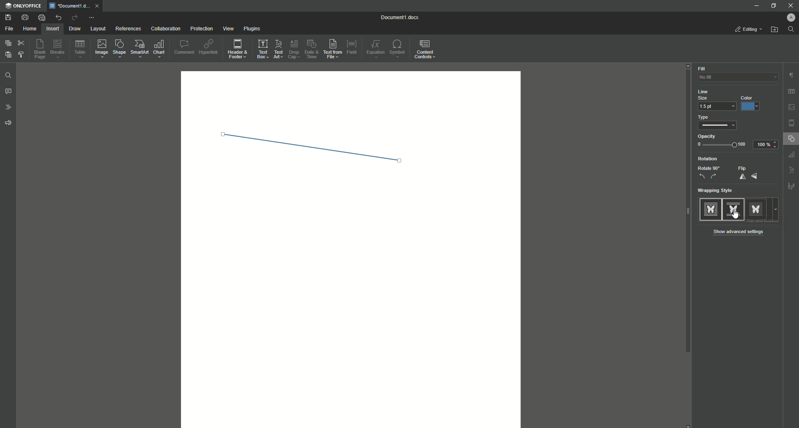 This screenshot has height=428, width=799. Describe the element at coordinates (732, 80) in the screenshot. I see `No Fill` at that location.